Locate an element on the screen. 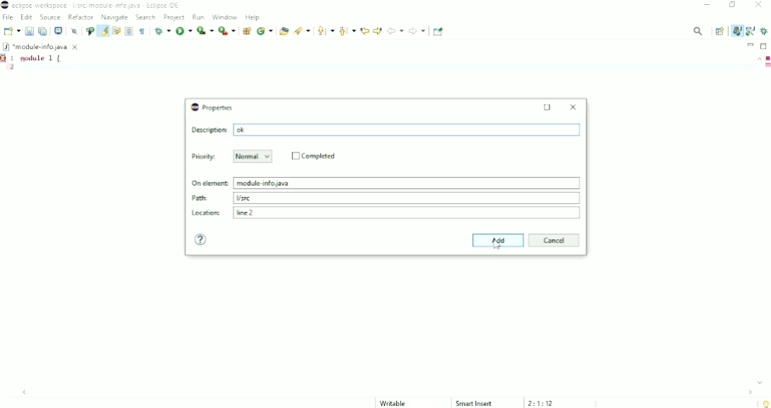 The width and height of the screenshot is (771, 408). *module-info.java is located at coordinates (42, 47).